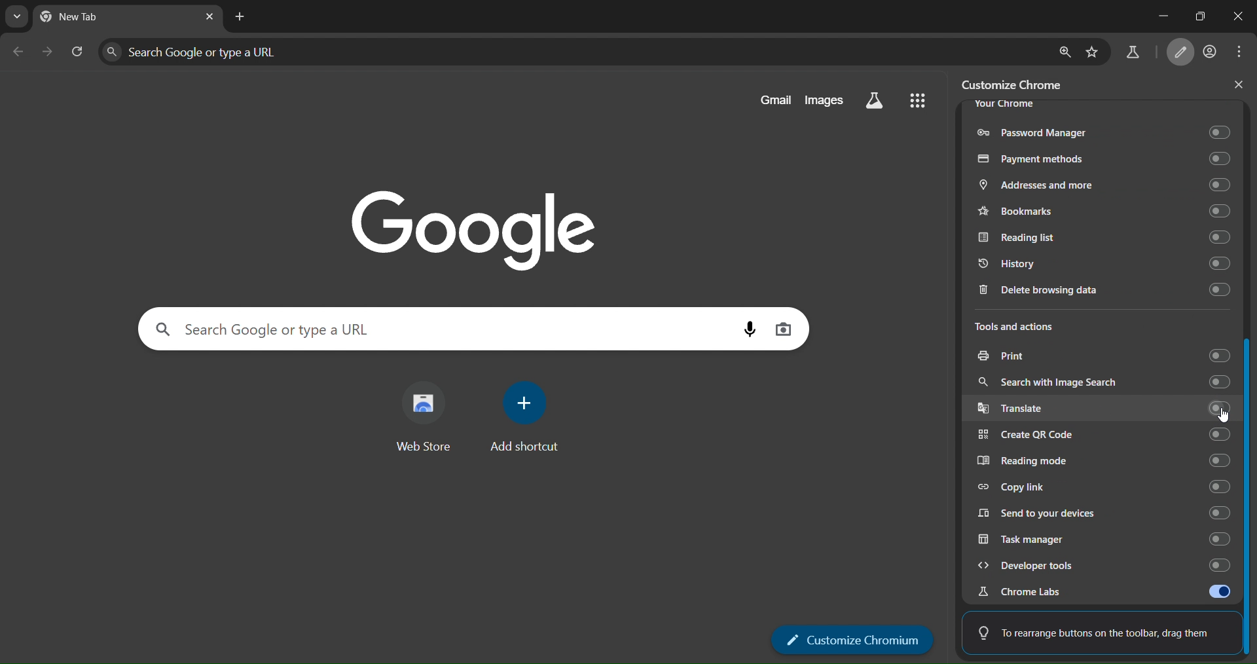 The width and height of the screenshot is (1257, 664). Describe the element at coordinates (1131, 52) in the screenshot. I see `search labs` at that location.